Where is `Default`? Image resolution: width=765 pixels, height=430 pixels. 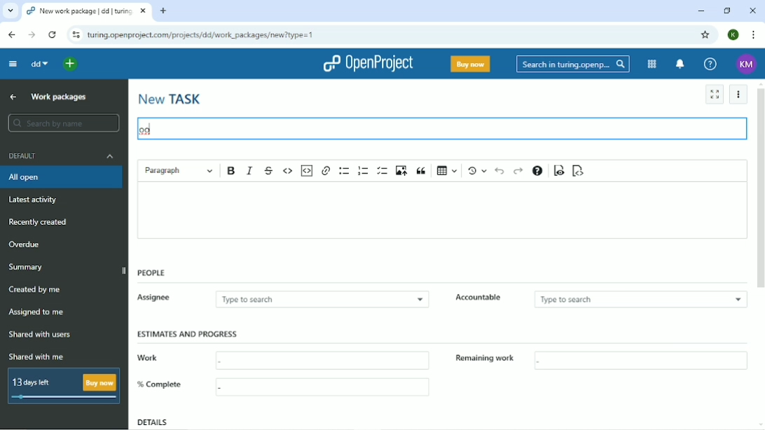
Default is located at coordinates (60, 158).